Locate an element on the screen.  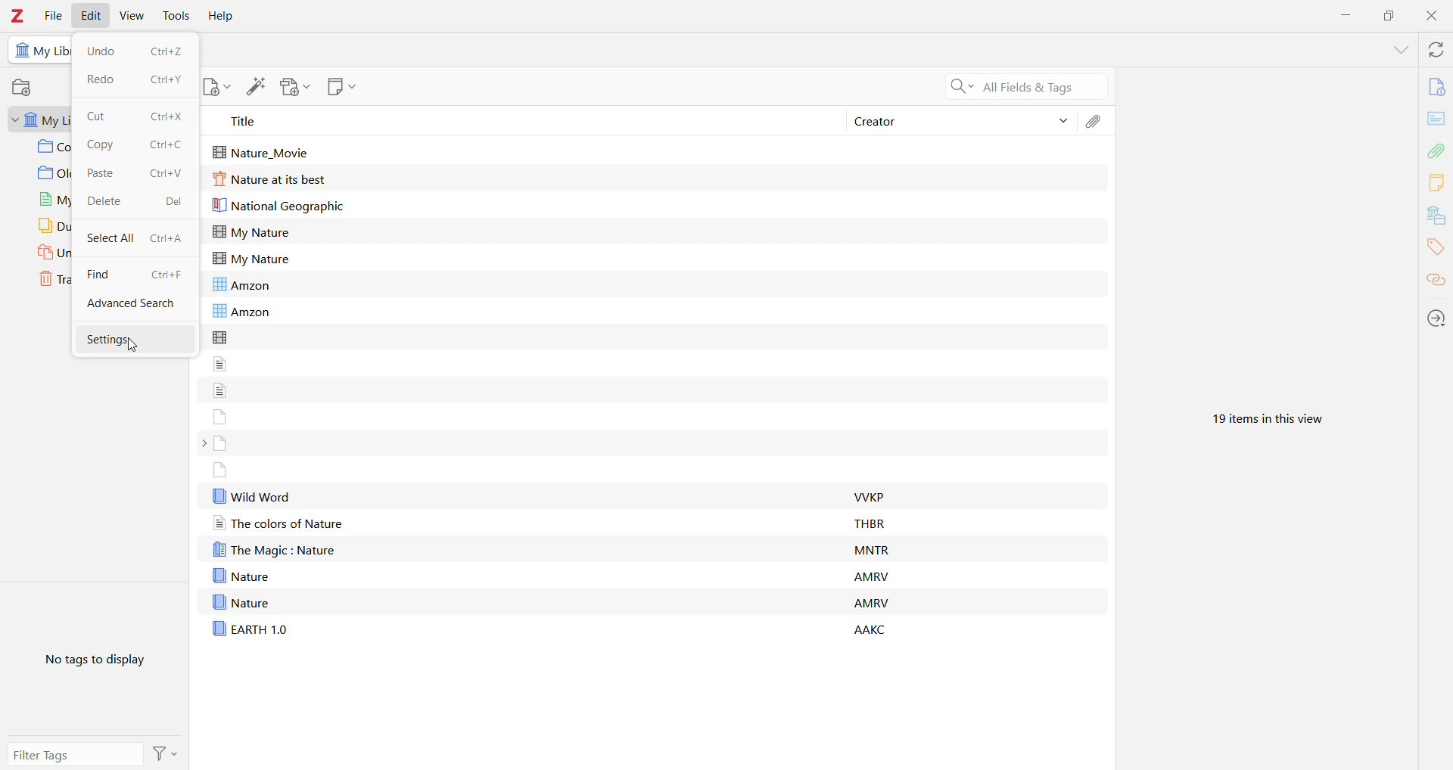
file without title is located at coordinates (221, 470).